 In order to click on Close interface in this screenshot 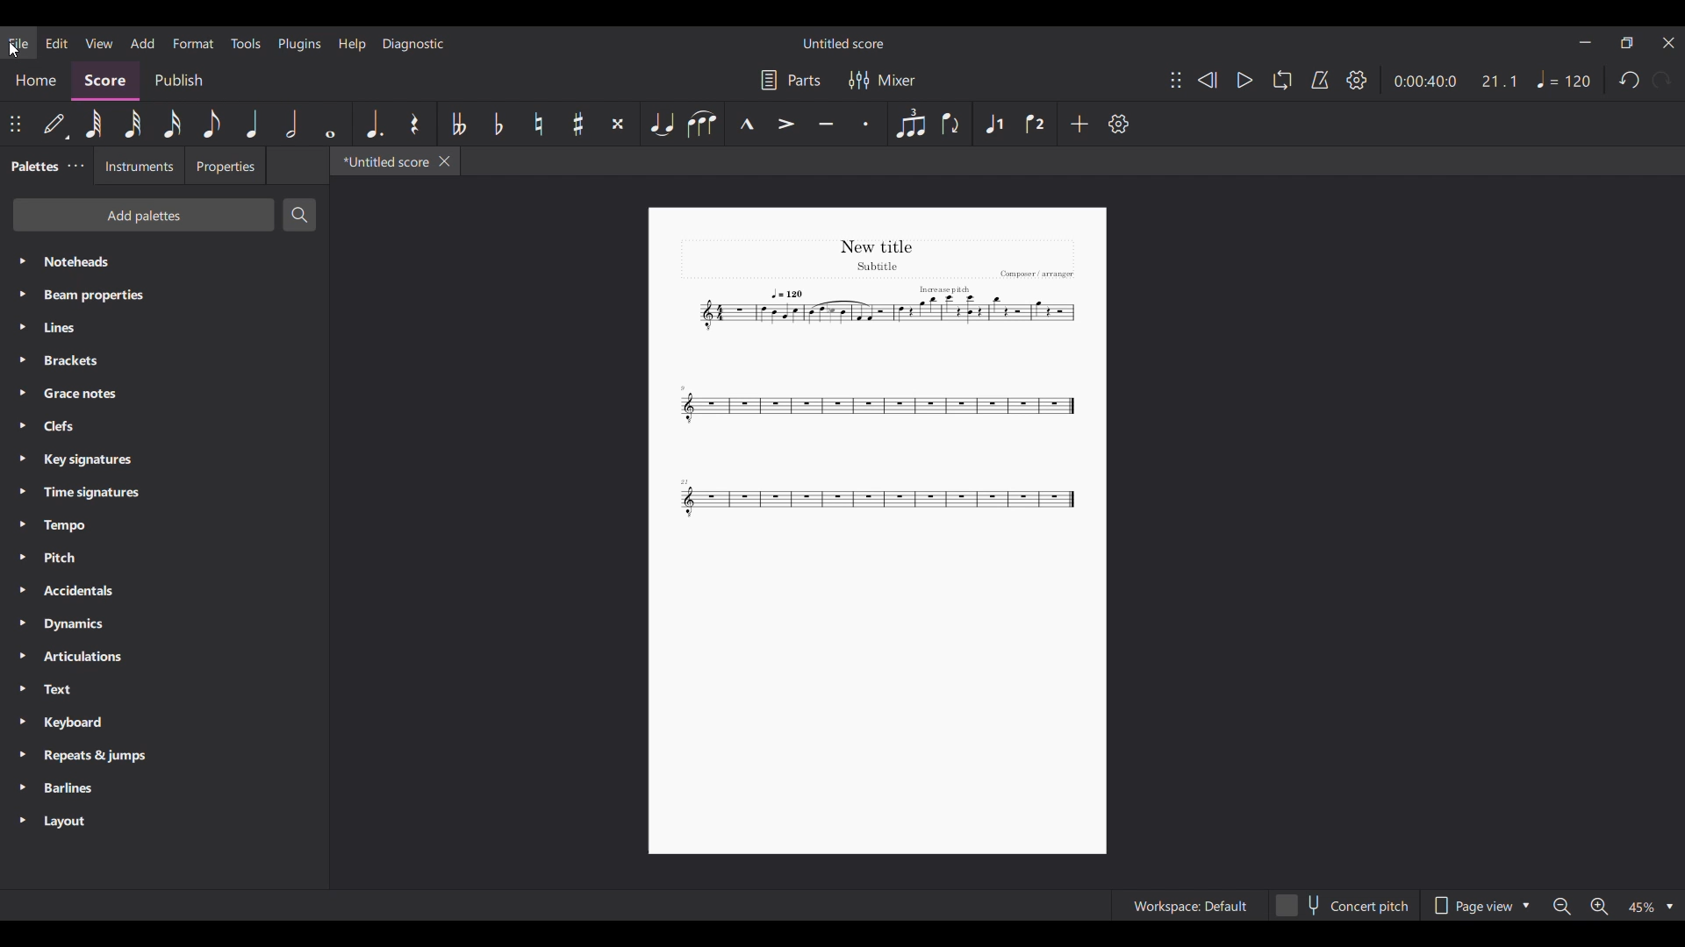, I will do `click(1669, 43)`.